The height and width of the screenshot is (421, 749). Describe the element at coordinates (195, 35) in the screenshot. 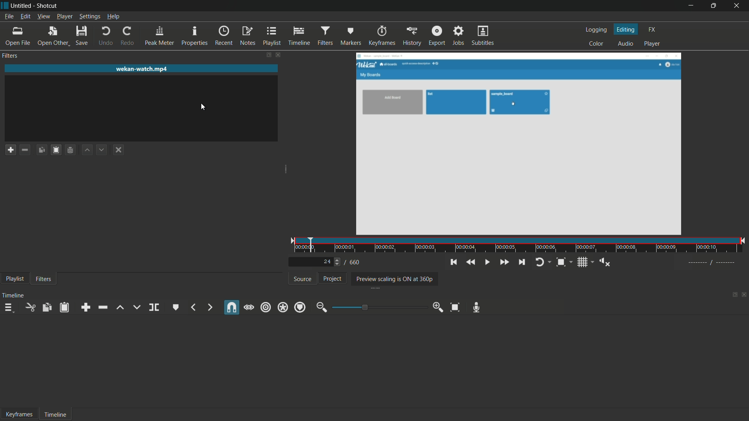

I see `properties` at that location.